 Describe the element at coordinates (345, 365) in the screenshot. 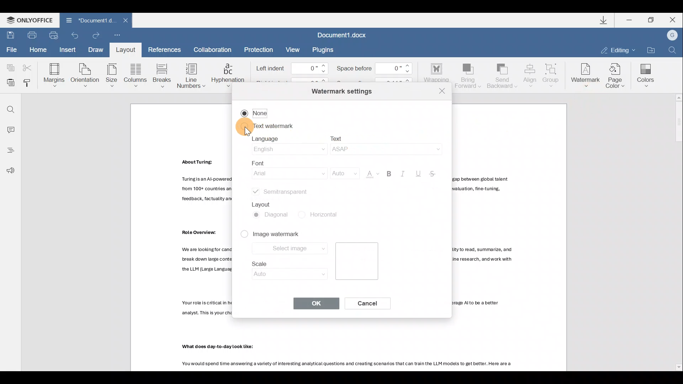

I see `` at that location.